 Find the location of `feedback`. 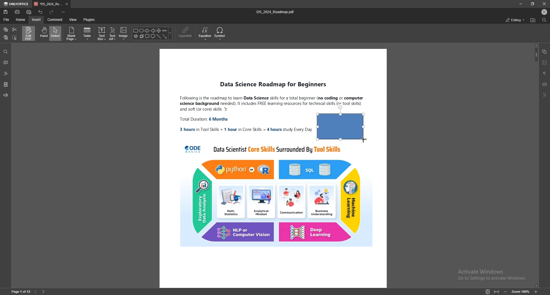

feedback is located at coordinates (6, 95).